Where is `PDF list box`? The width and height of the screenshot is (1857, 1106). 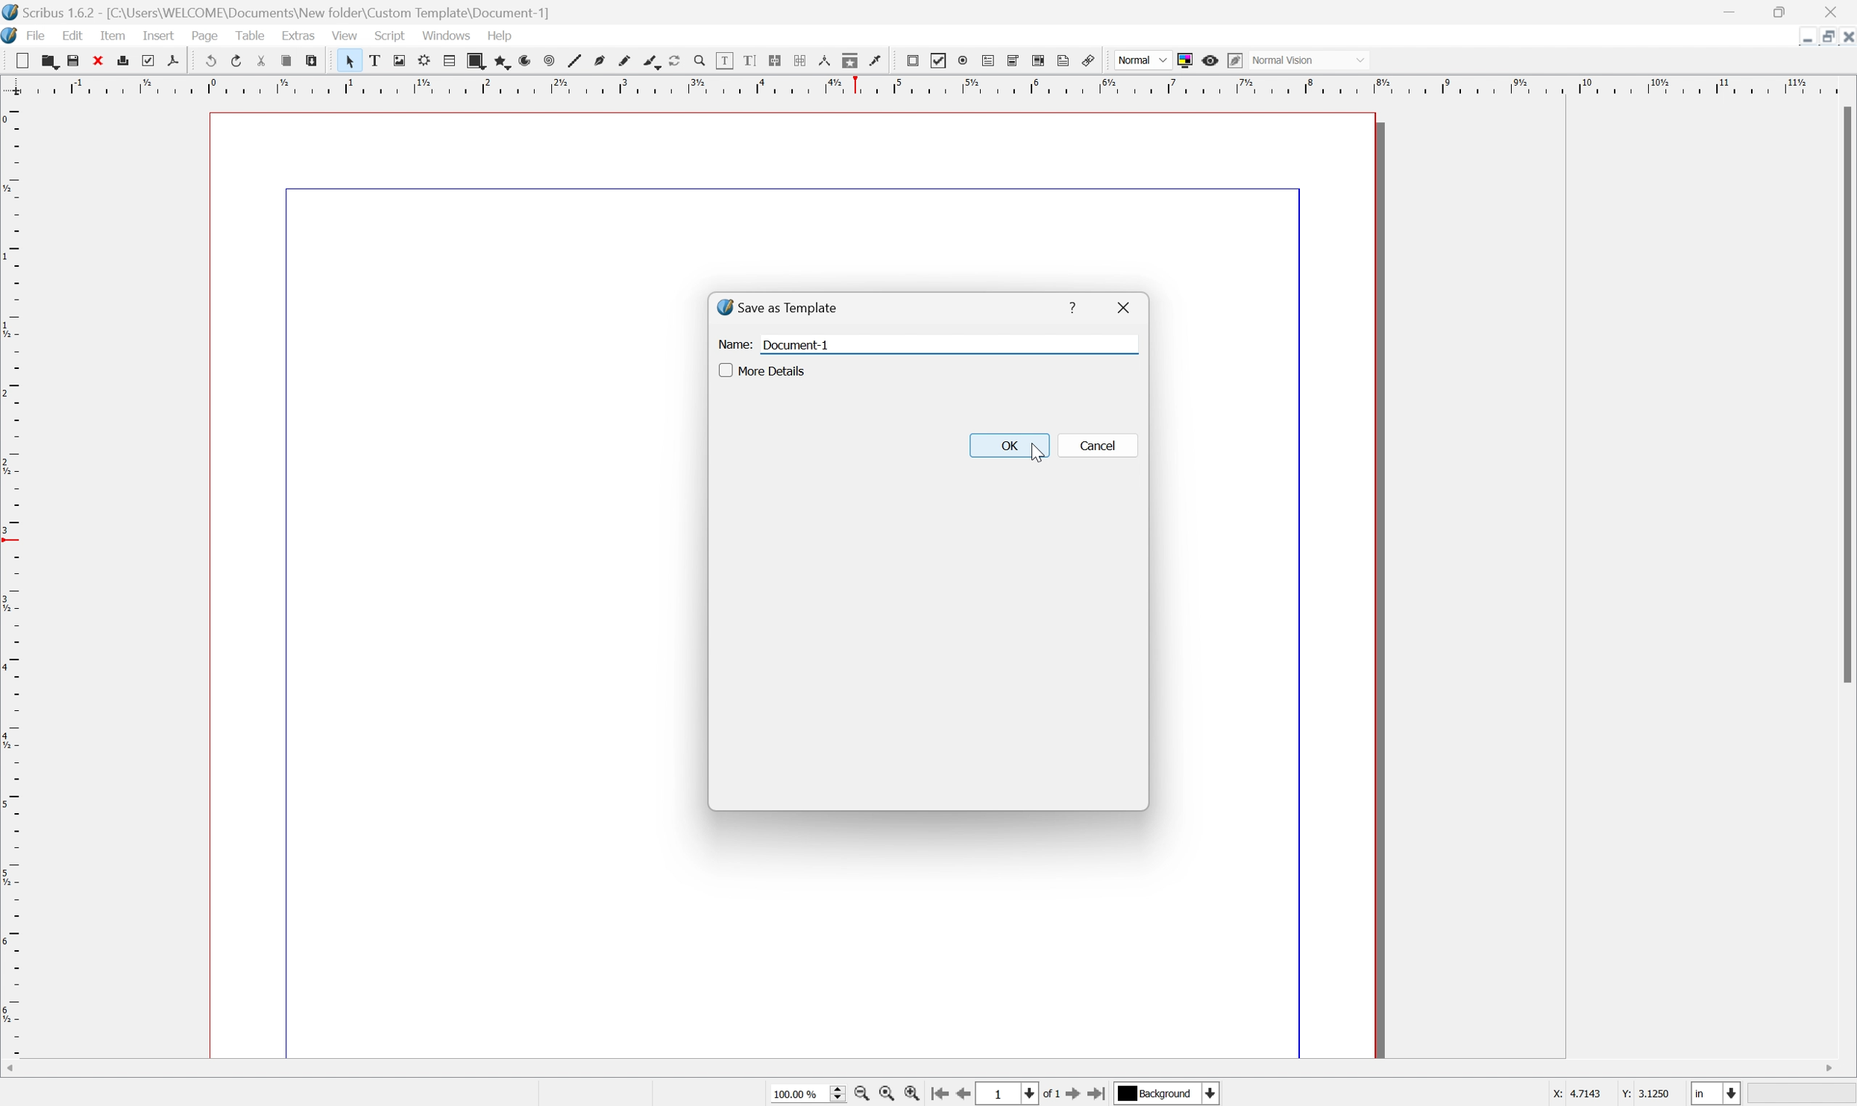 PDF list box is located at coordinates (1038, 60).